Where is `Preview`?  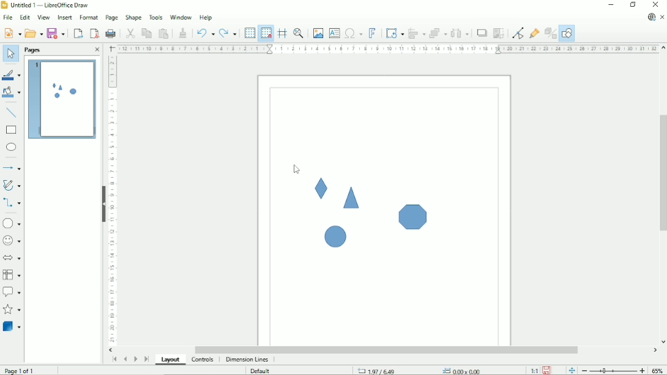
Preview is located at coordinates (62, 100).